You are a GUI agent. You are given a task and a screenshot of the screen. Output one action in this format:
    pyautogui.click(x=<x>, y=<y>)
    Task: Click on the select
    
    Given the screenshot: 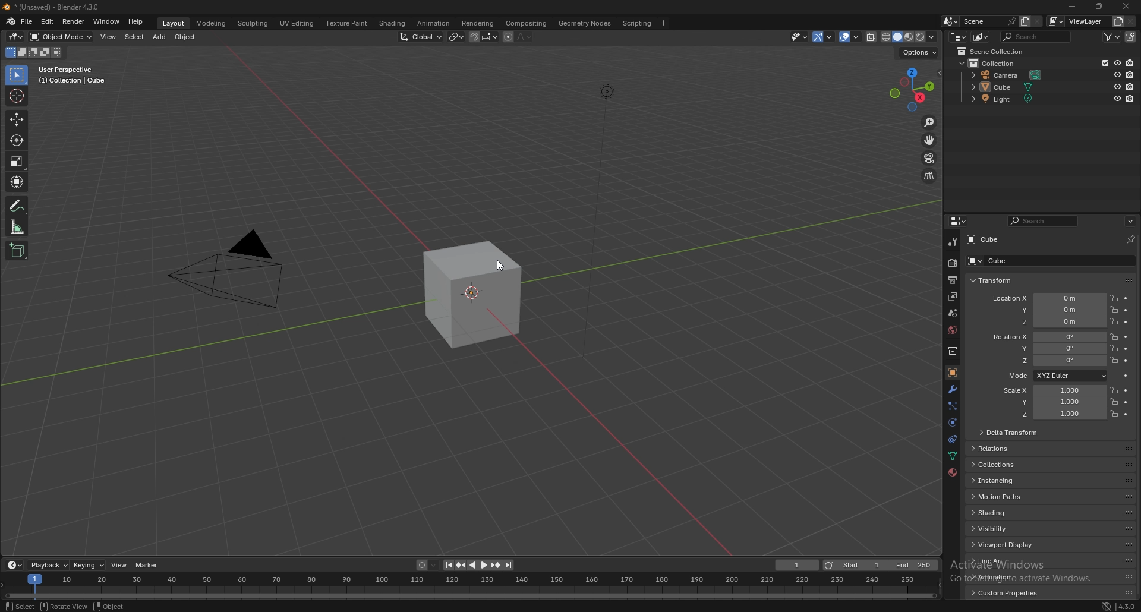 What is the action you would take?
    pyautogui.click(x=17, y=76)
    